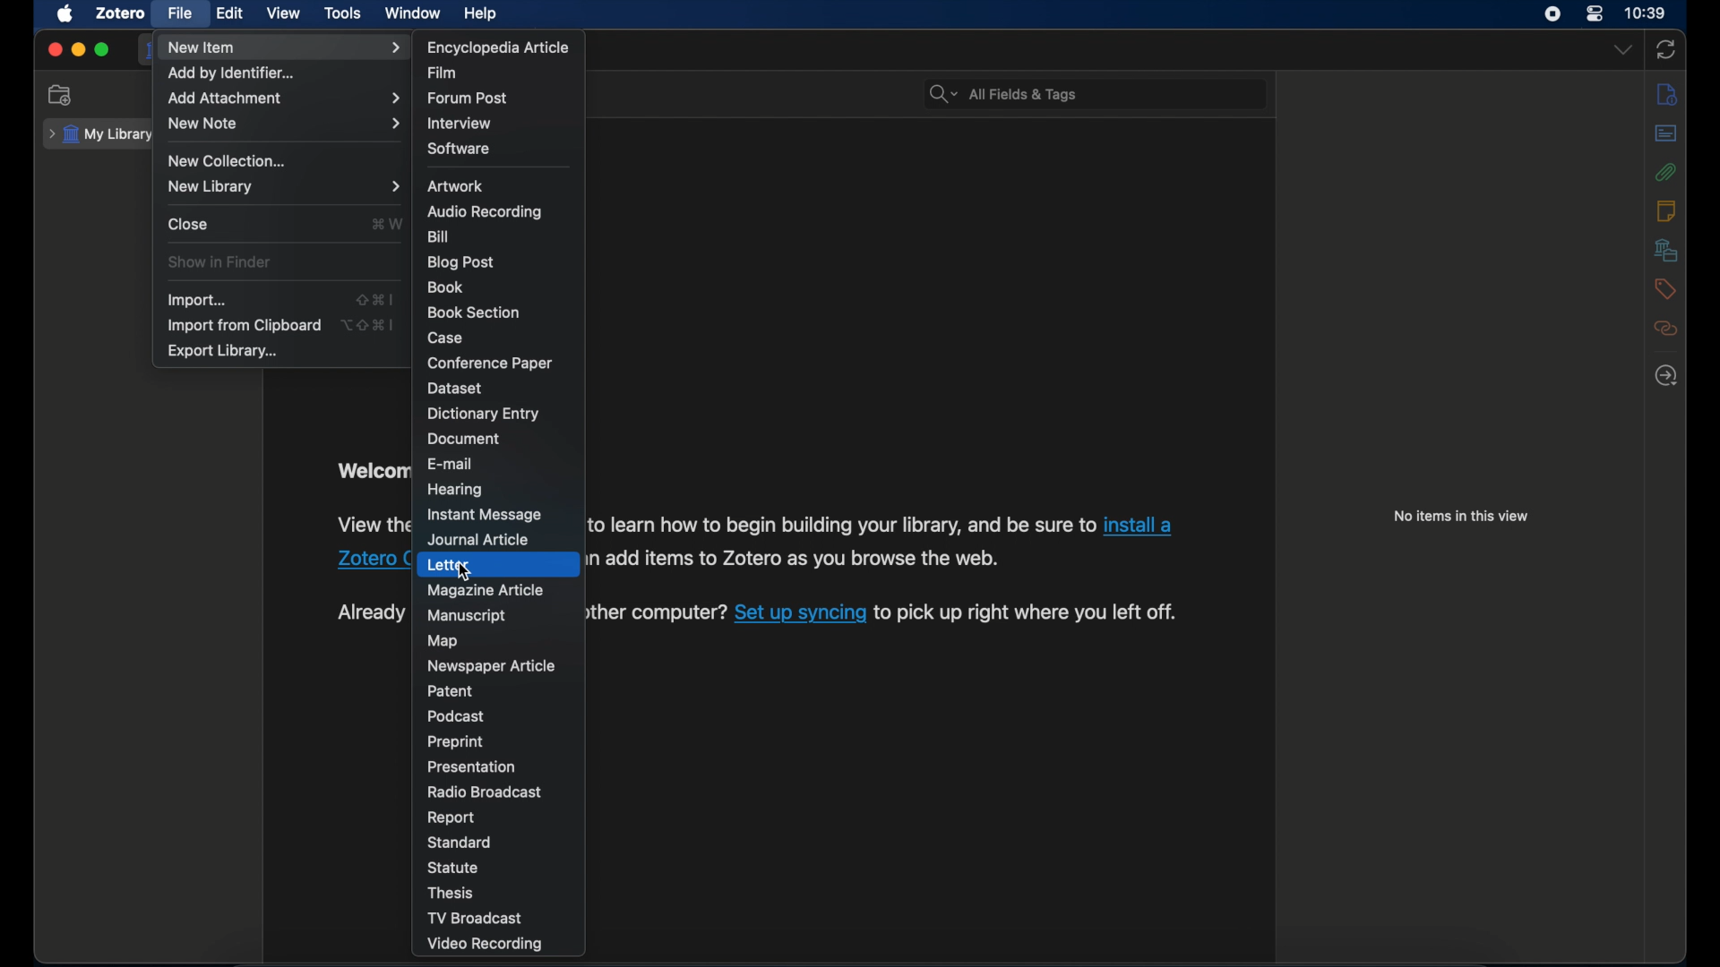 The image size is (1720, 967). I want to click on bill, so click(440, 236).